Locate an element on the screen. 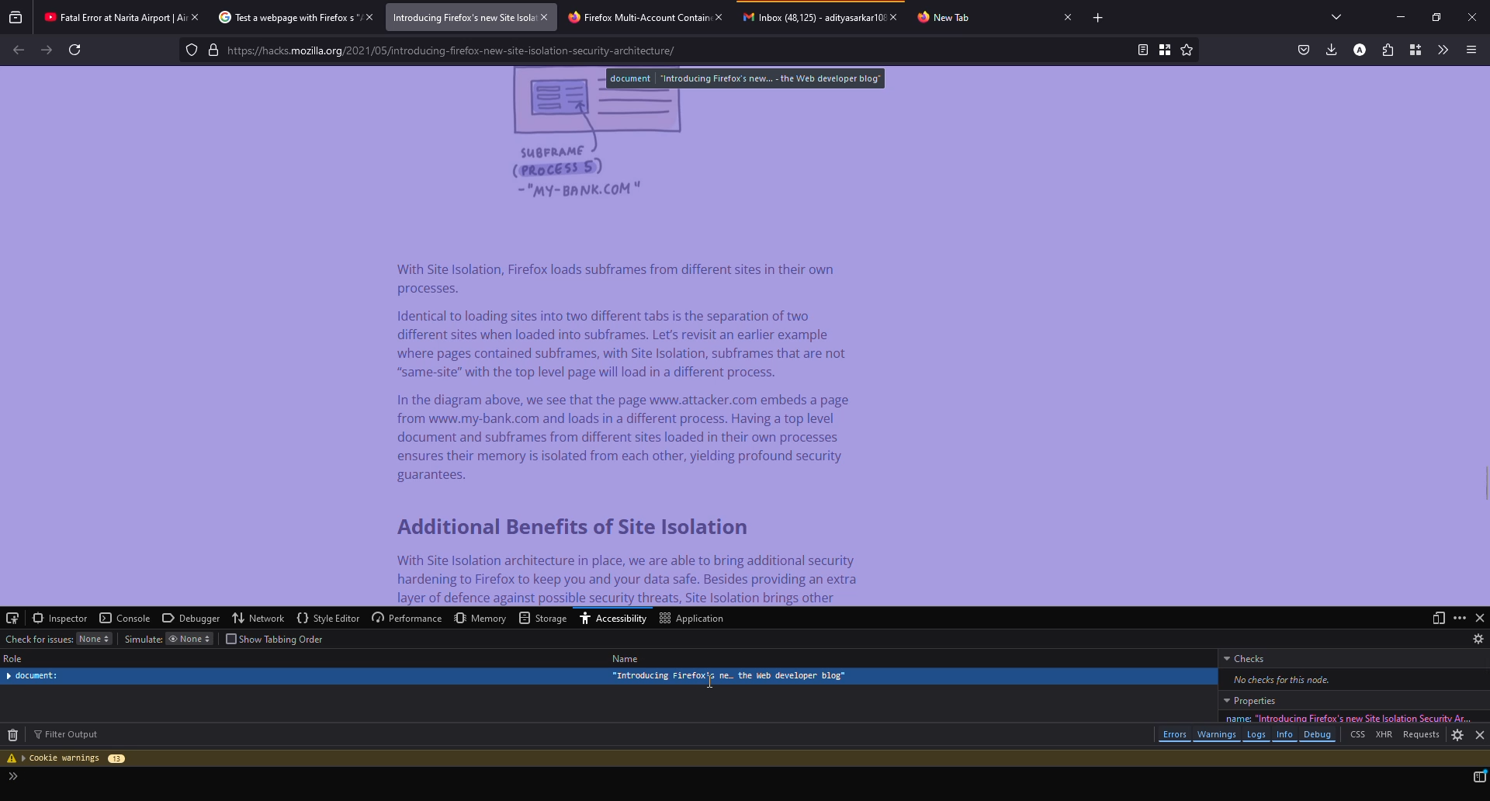  close is located at coordinates (546, 16).